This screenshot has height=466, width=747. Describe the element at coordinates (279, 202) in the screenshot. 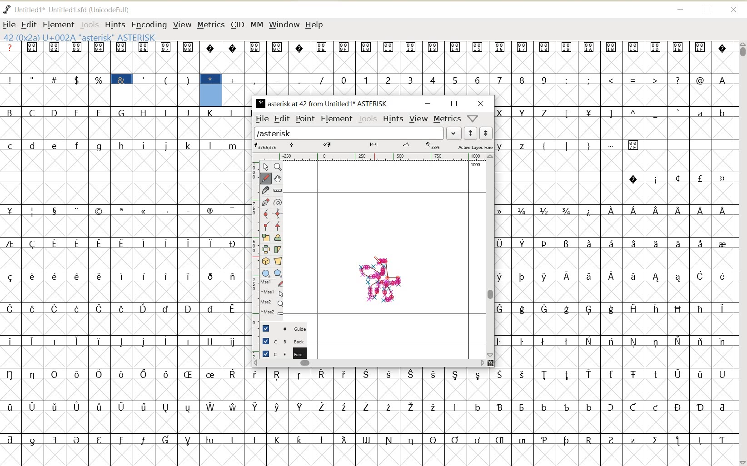

I see `change whether spiro is active or not` at that location.